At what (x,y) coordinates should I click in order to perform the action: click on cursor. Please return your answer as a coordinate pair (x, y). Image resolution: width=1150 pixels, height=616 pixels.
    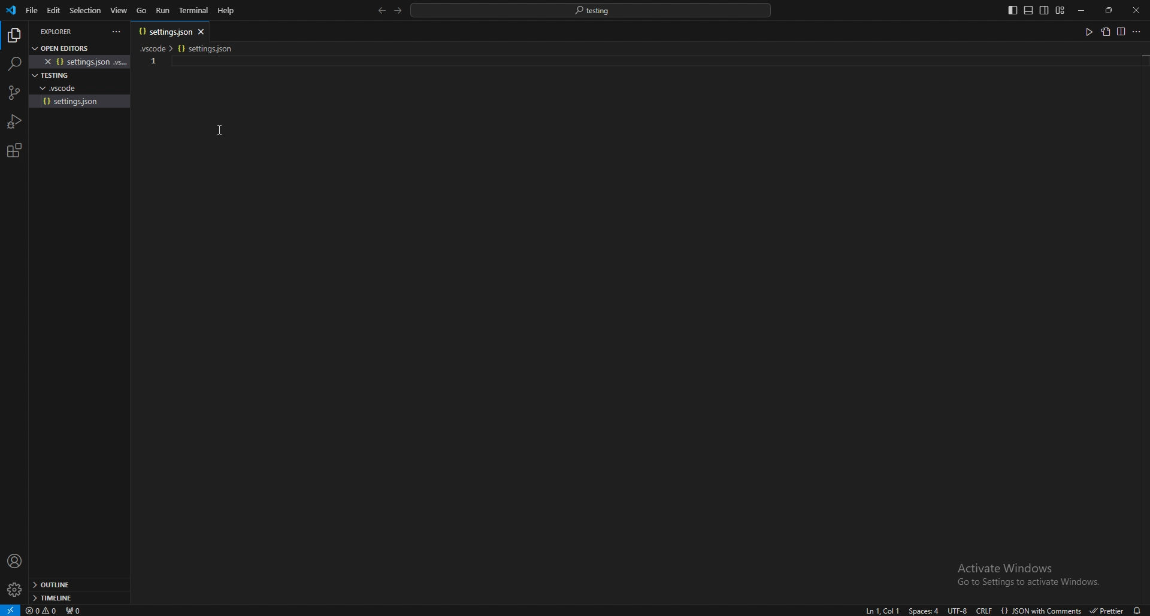
    Looking at the image, I should click on (231, 129).